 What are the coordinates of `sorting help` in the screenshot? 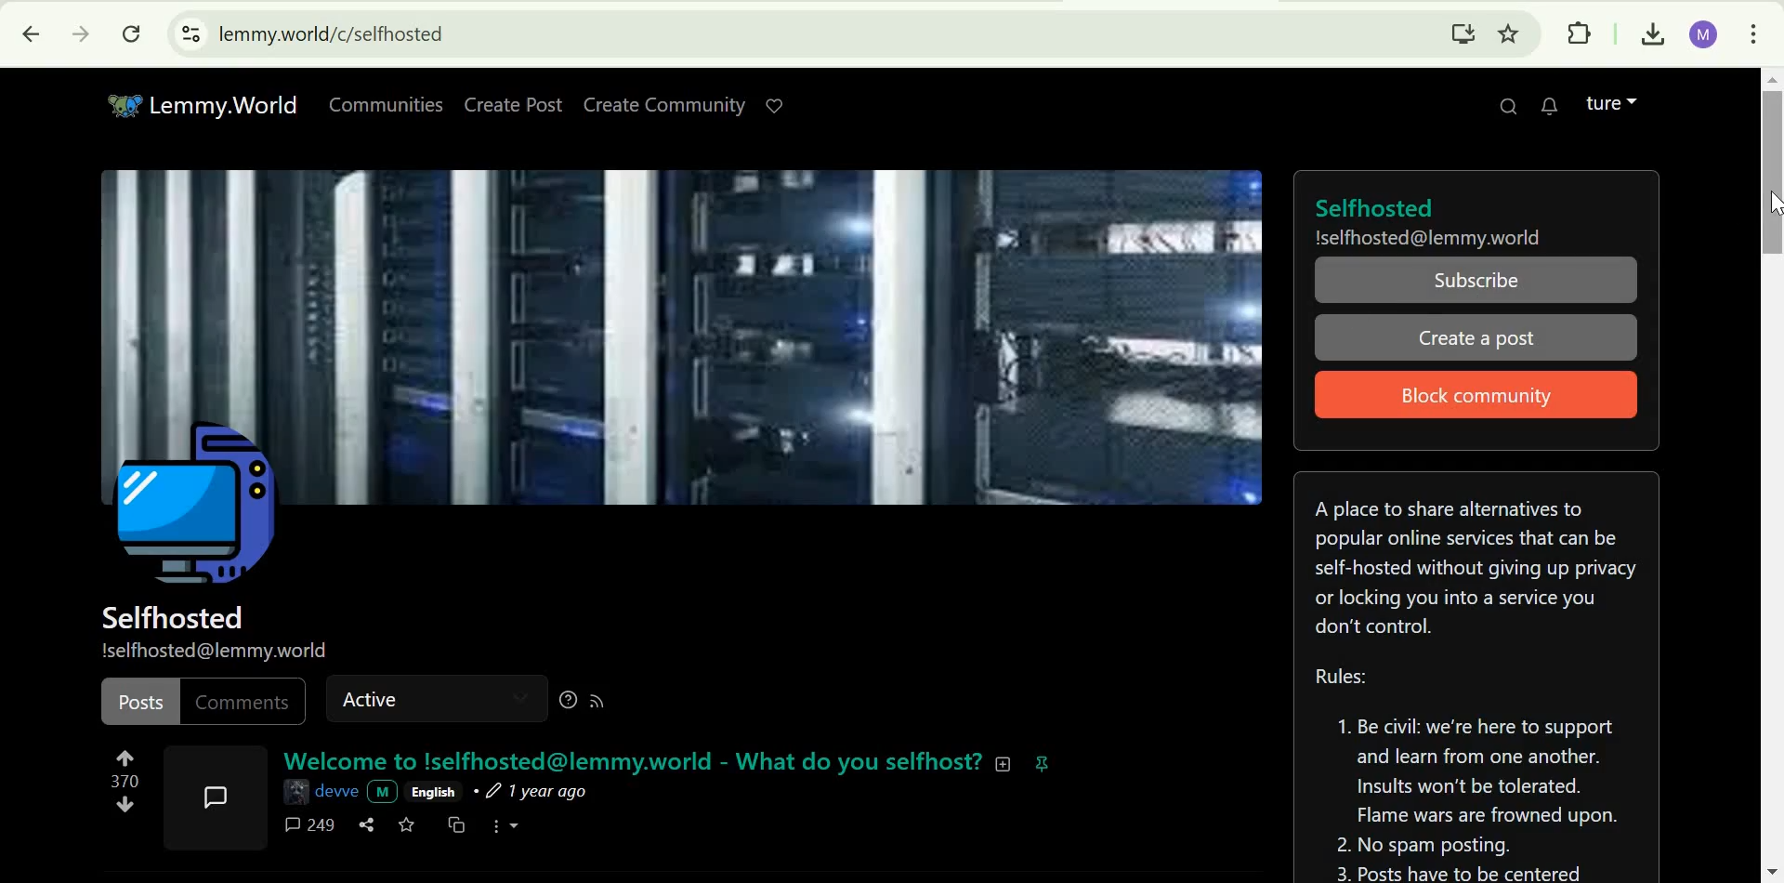 It's located at (567, 696).